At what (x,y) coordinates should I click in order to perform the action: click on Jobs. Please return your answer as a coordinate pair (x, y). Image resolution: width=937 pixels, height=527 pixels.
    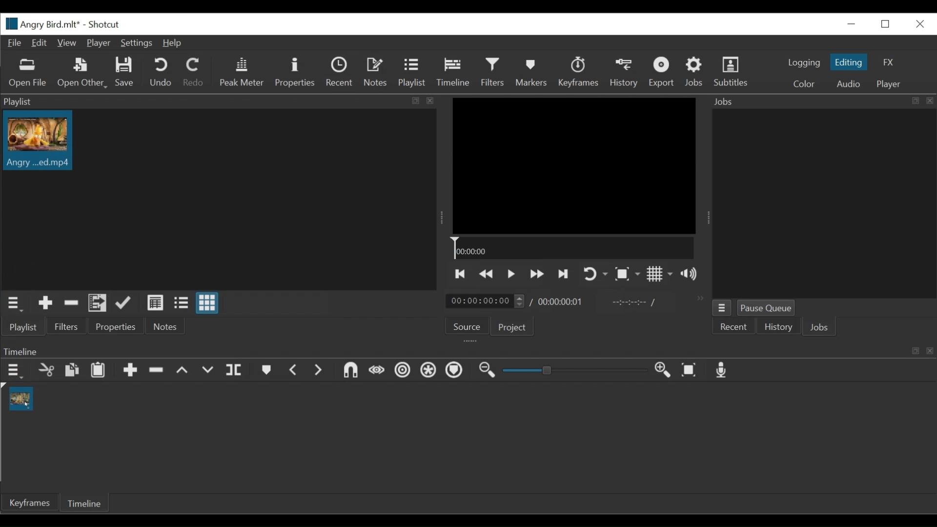
    Looking at the image, I should click on (696, 72).